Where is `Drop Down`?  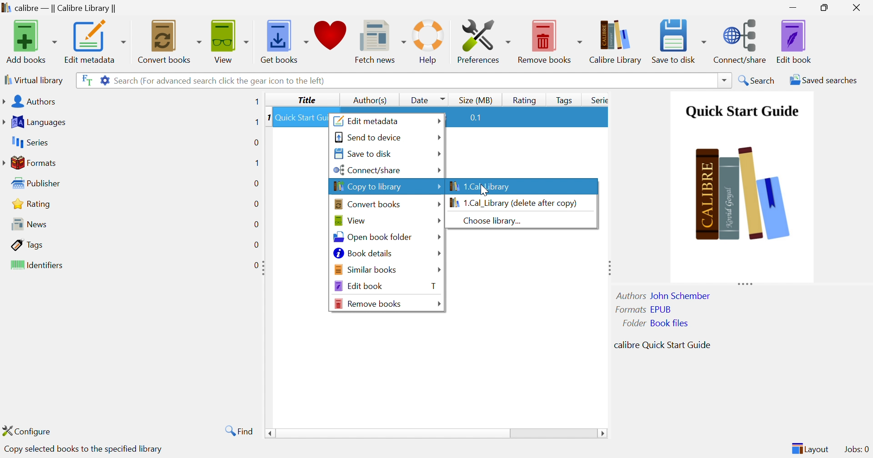
Drop Down is located at coordinates (438, 252).